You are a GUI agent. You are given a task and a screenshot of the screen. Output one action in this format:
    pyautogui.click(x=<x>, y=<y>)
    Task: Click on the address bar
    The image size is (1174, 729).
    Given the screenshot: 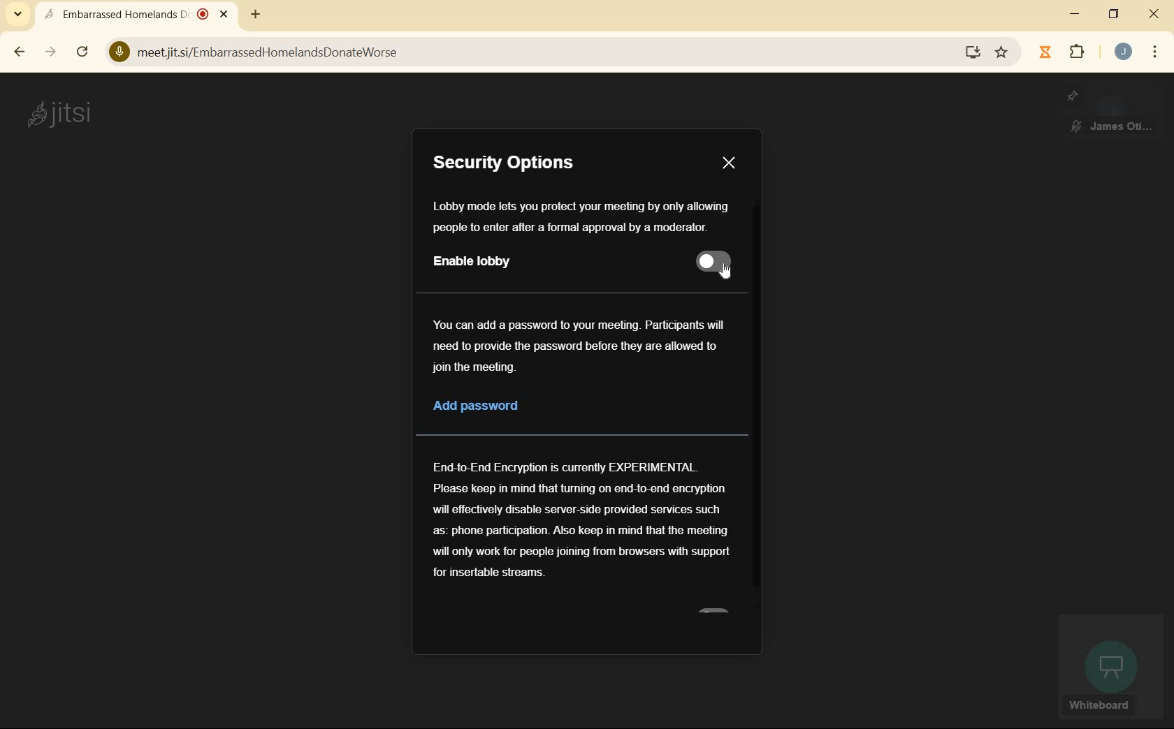 What is the action you would take?
    pyautogui.click(x=542, y=53)
    